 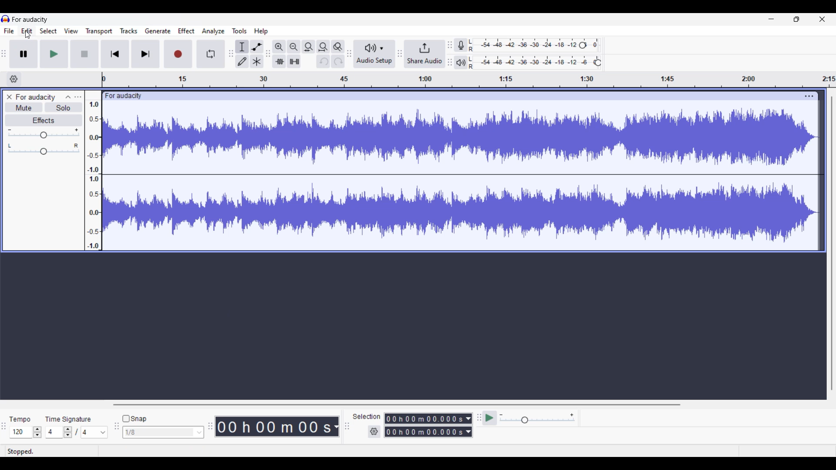 I want to click on Pan to left, so click(x=10, y=146).